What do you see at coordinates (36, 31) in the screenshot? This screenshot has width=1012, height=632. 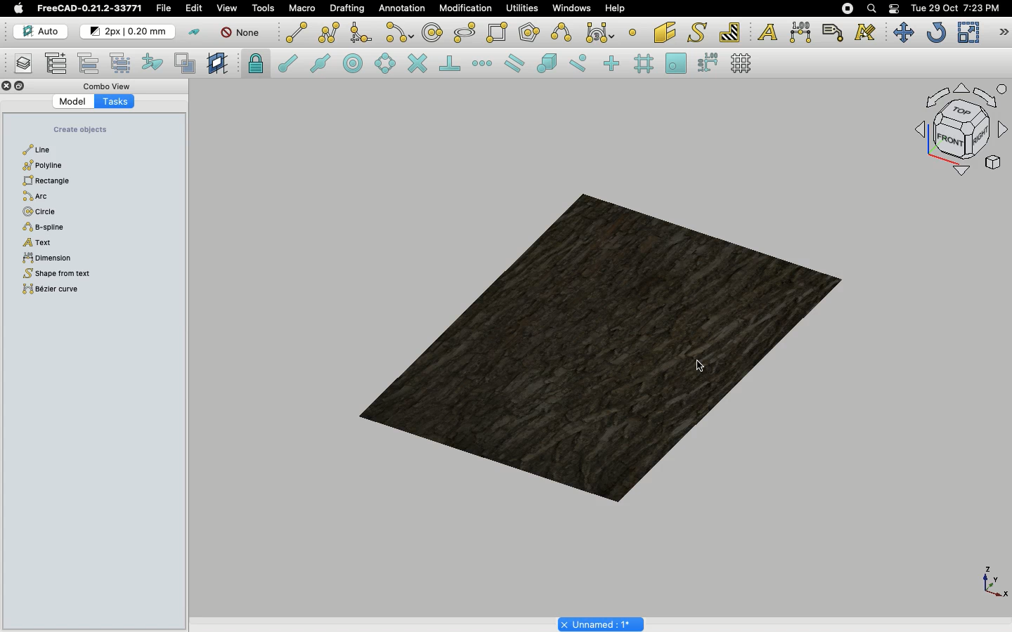 I see `Auto` at bounding box center [36, 31].